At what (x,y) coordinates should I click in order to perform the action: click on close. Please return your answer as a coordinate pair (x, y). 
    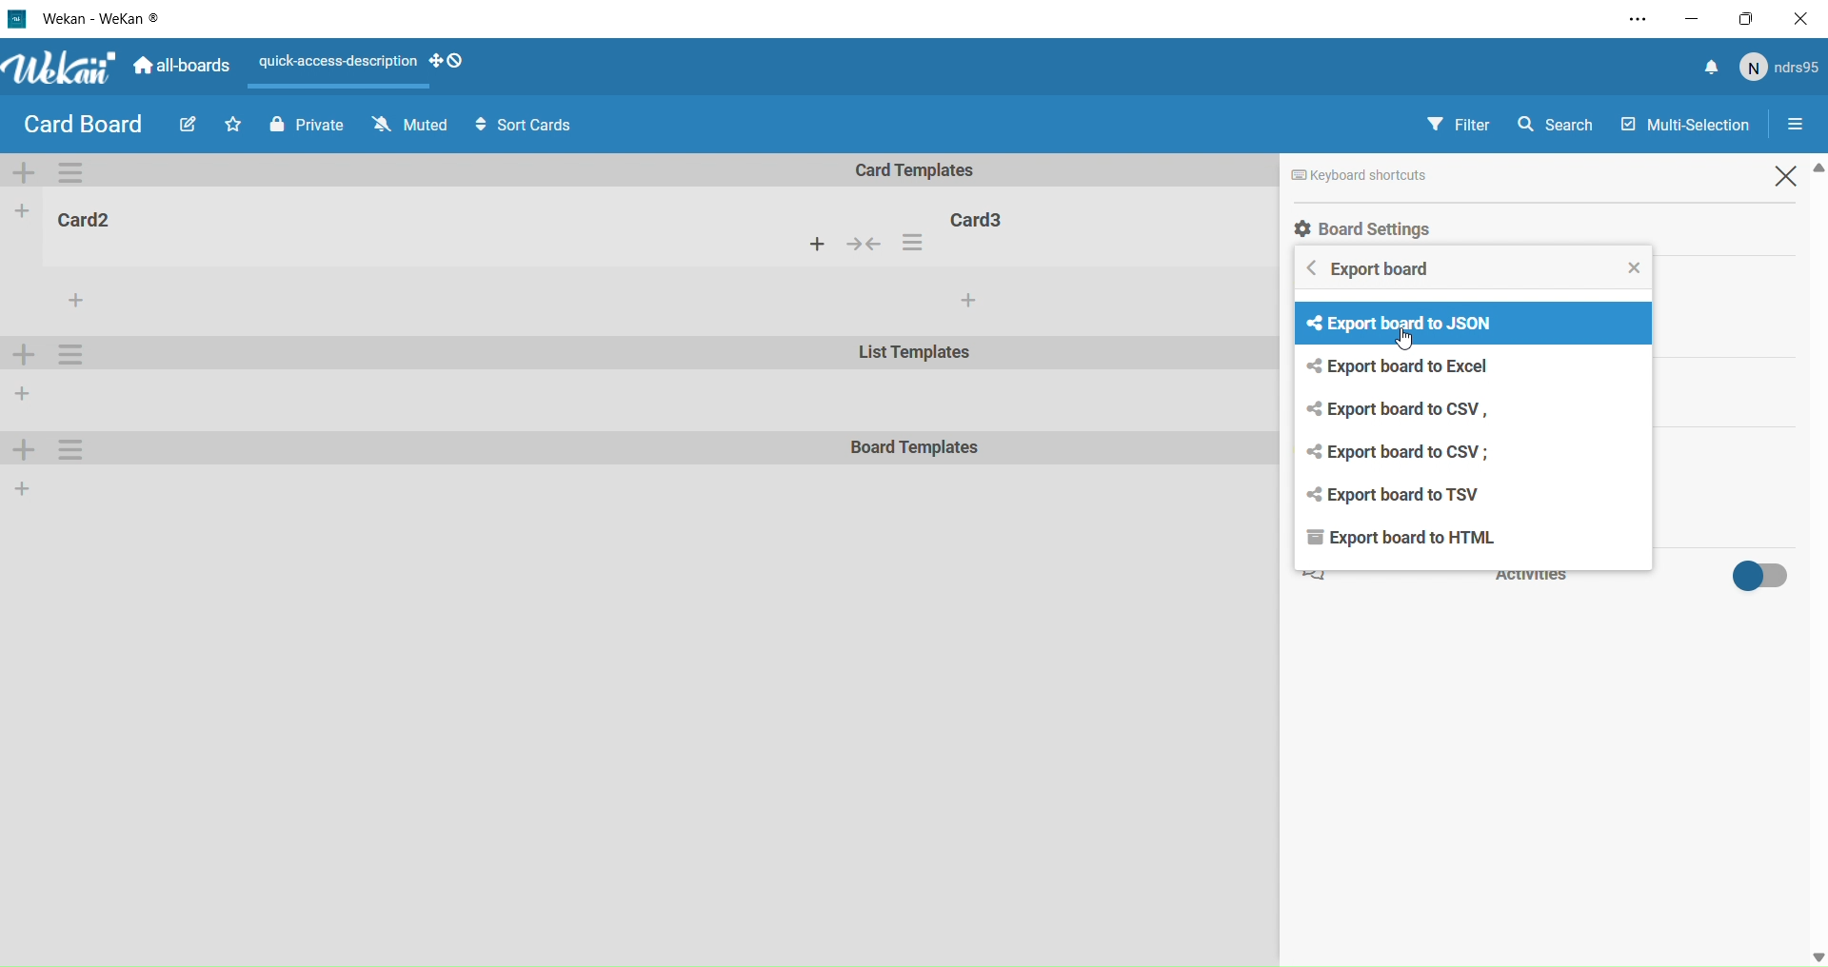
    Looking at the image, I should click on (1805, 18).